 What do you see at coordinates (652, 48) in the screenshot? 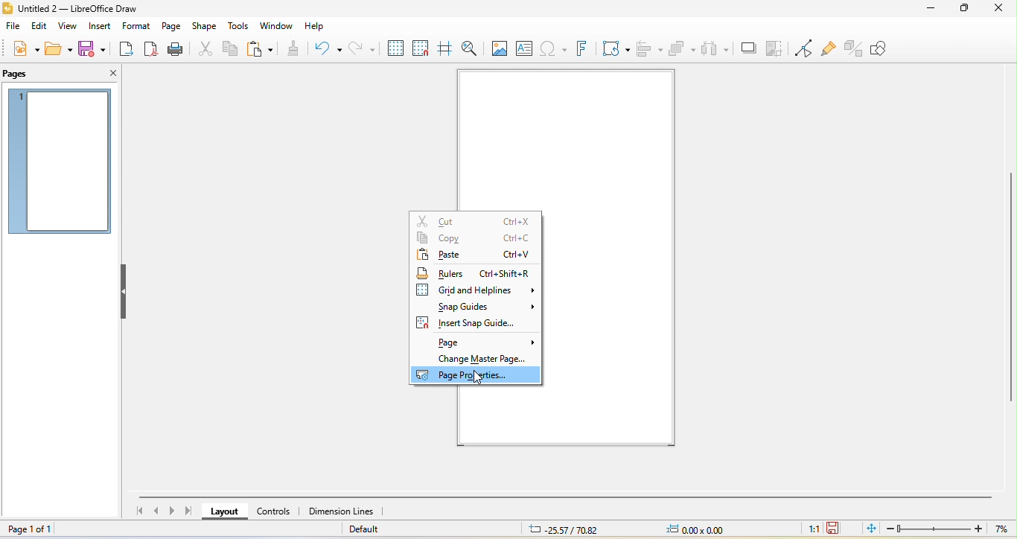
I see `align object` at bounding box center [652, 48].